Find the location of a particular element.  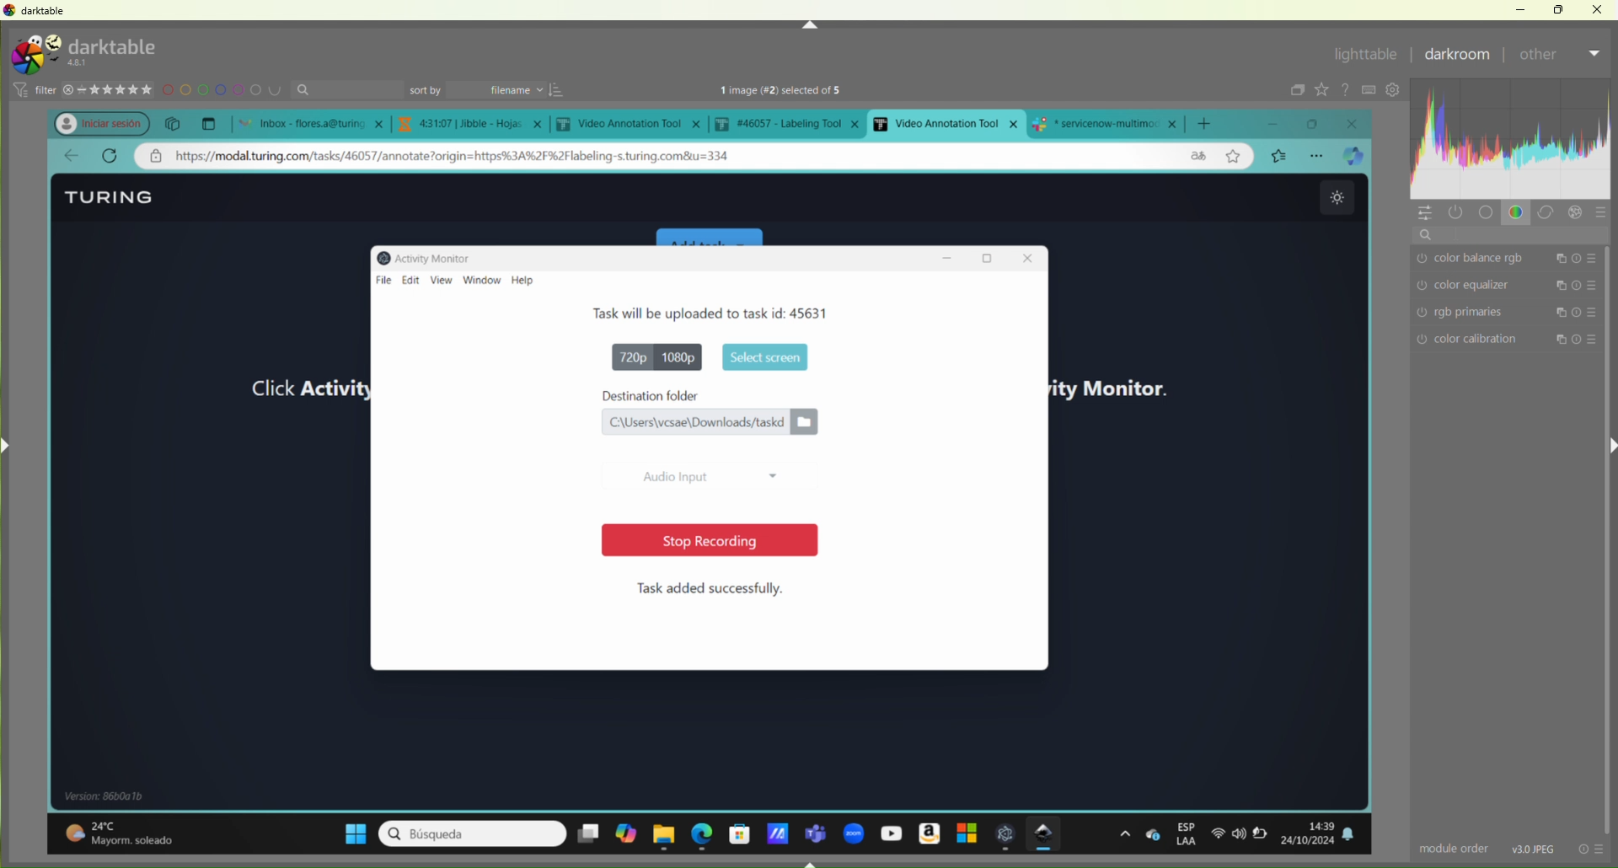

desktopms is located at coordinates (587, 833).